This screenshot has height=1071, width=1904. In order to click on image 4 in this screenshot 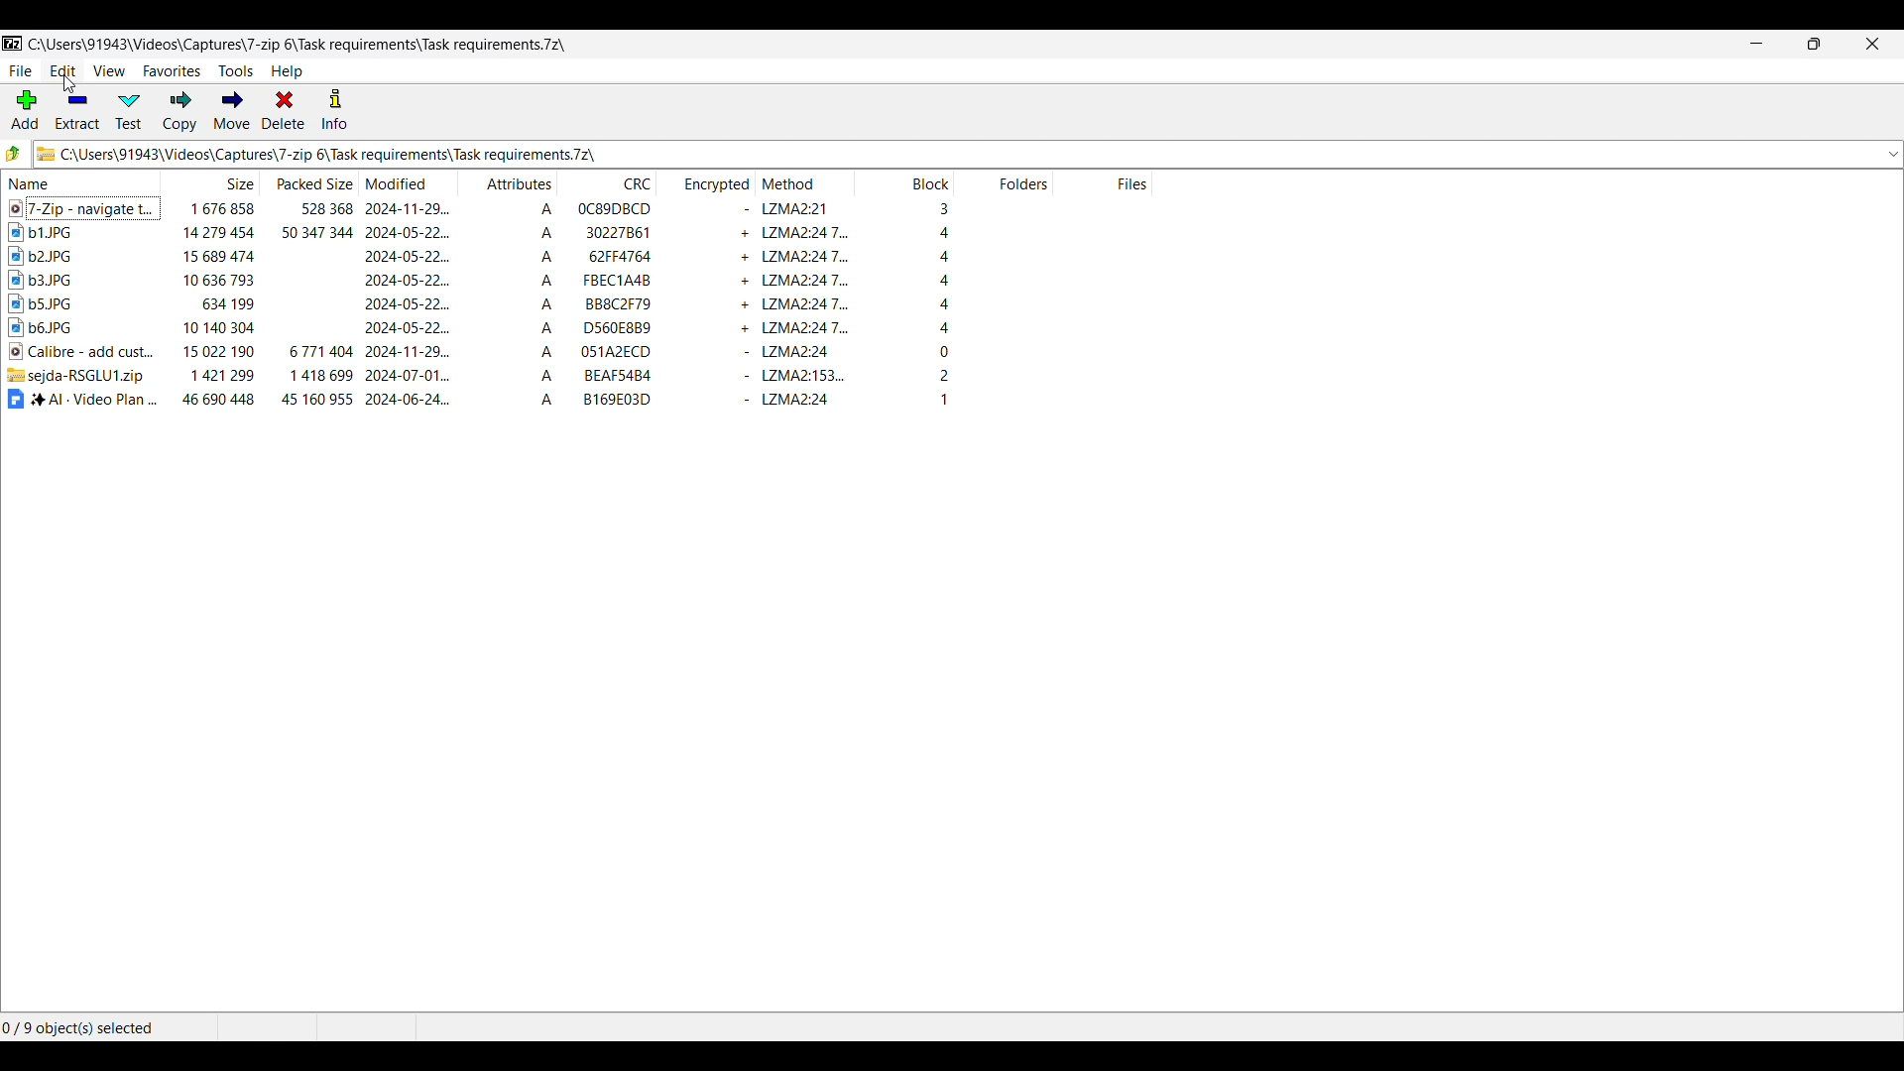, I will do `click(60, 302)`.